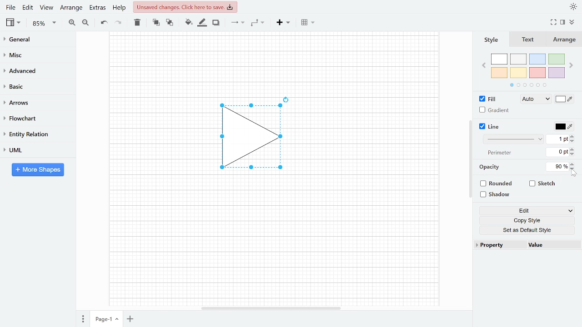 The image size is (582, 327). I want to click on Theme, so click(574, 6).